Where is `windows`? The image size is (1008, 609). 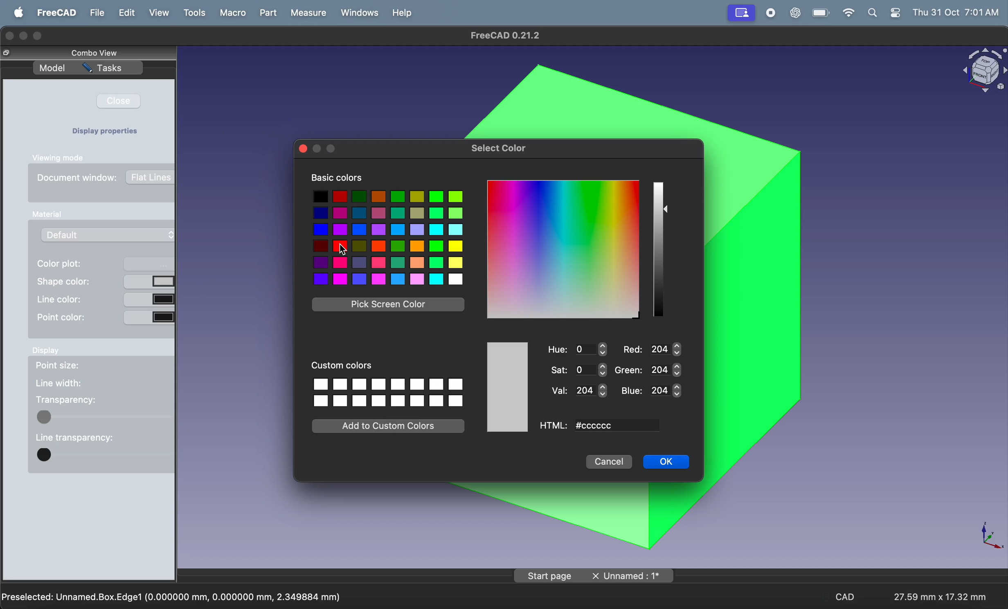
windows is located at coordinates (359, 13).